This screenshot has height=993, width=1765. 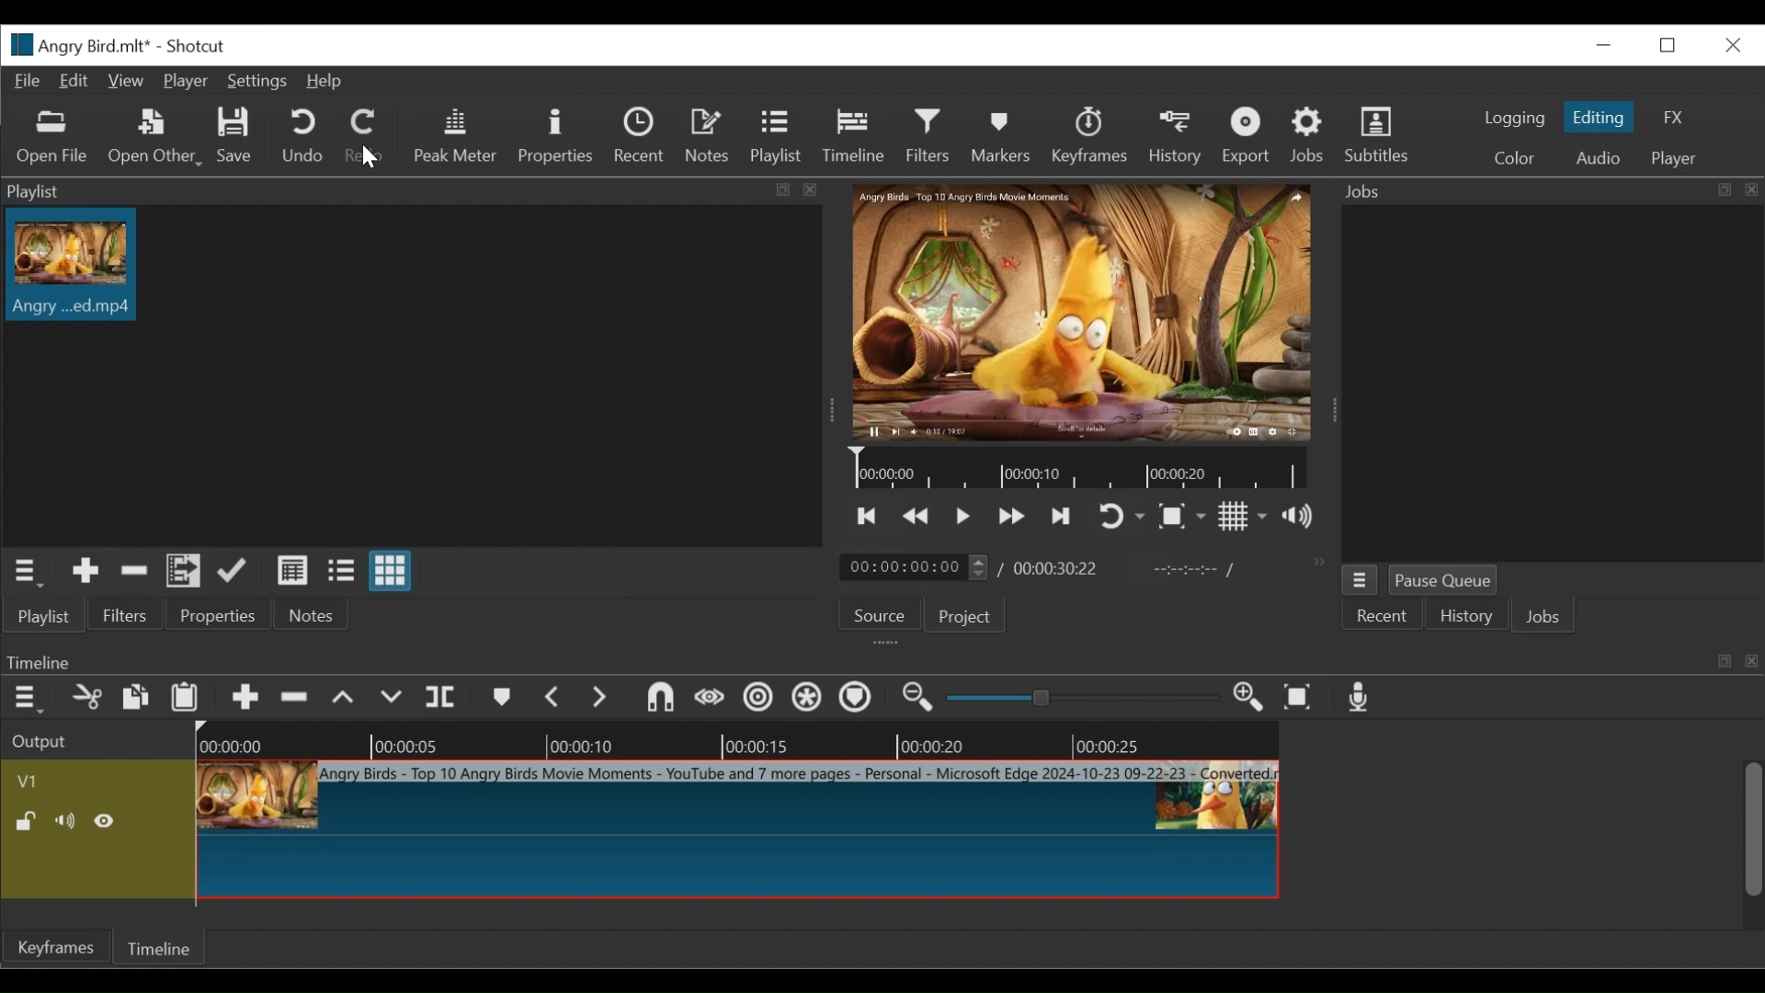 I want to click on Playlist menu, so click(x=25, y=572).